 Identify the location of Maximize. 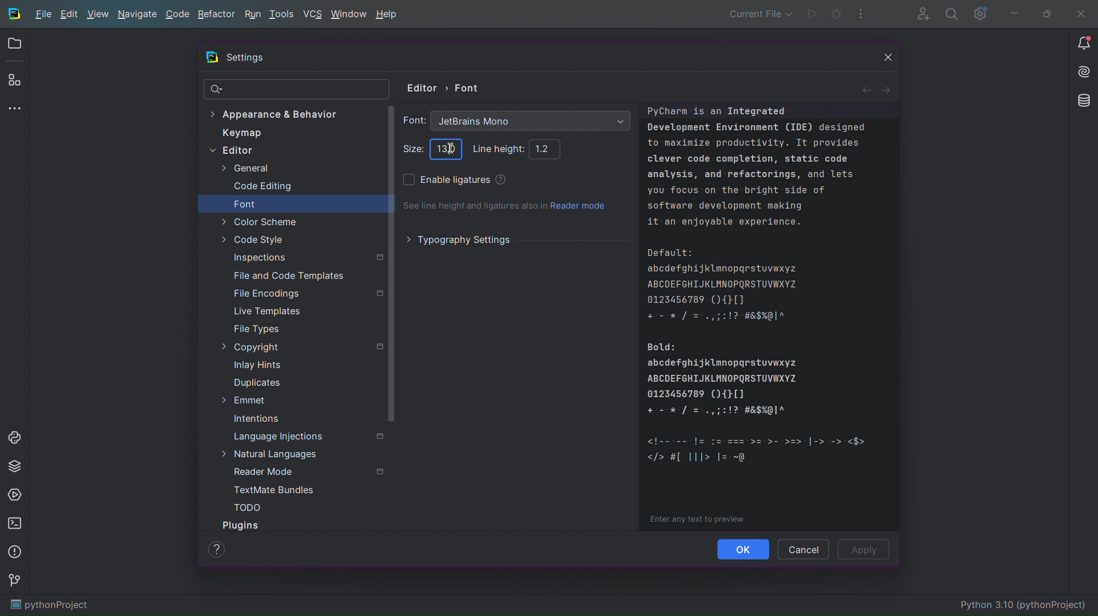
(1044, 14).